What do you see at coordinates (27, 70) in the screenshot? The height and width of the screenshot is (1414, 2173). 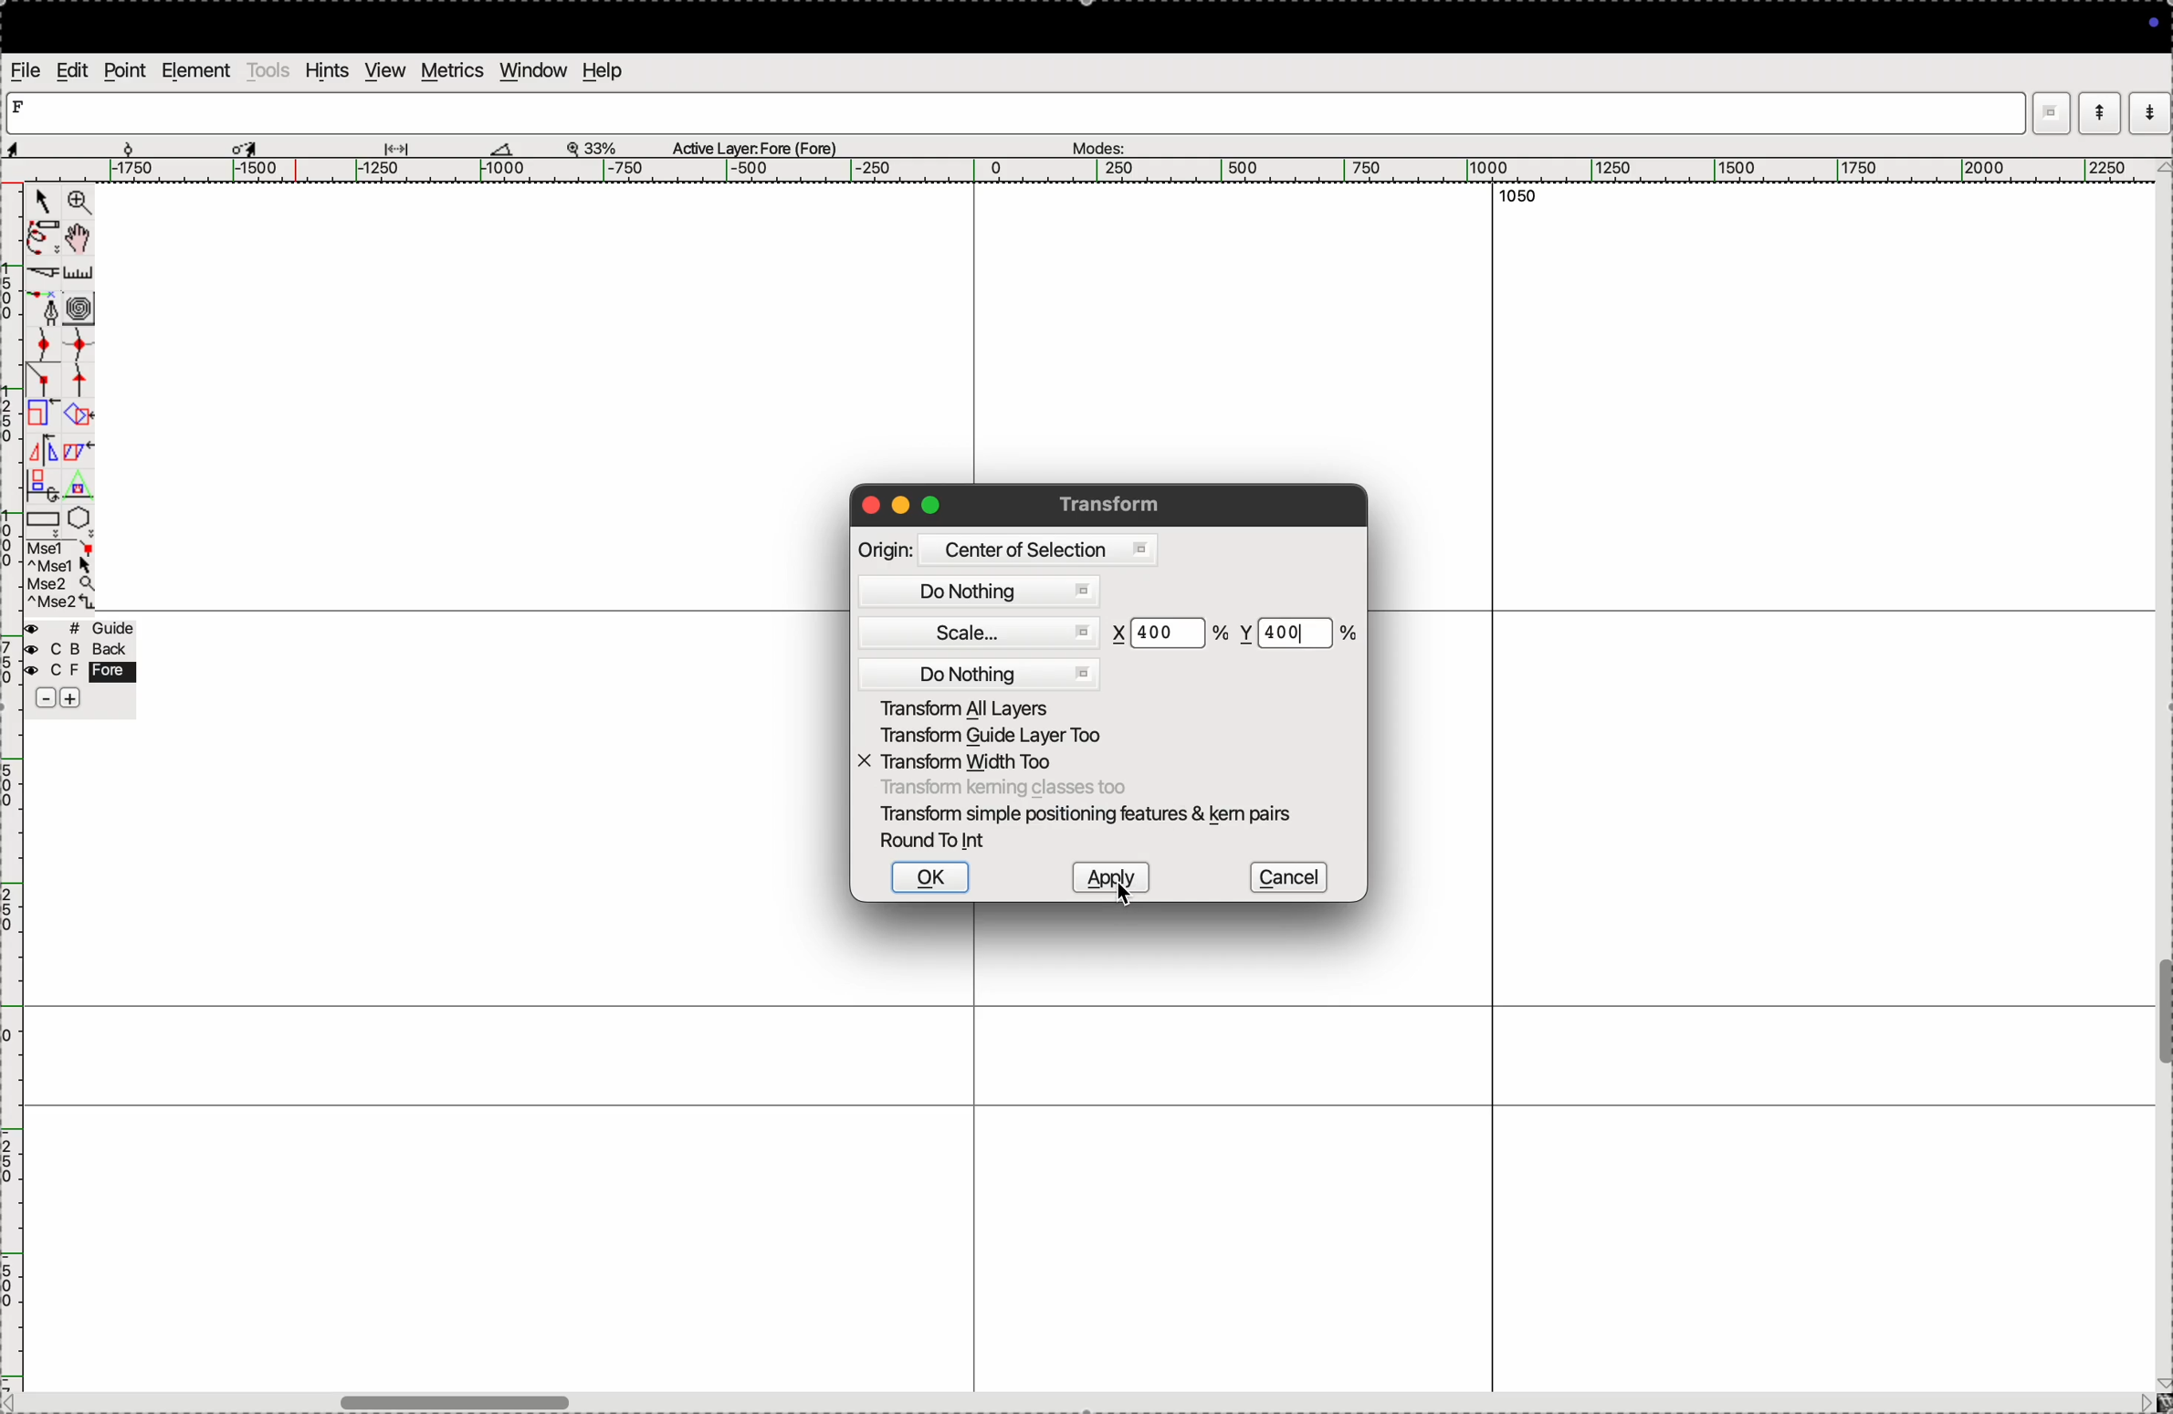 I see `file` at bounding box center [27, 70].